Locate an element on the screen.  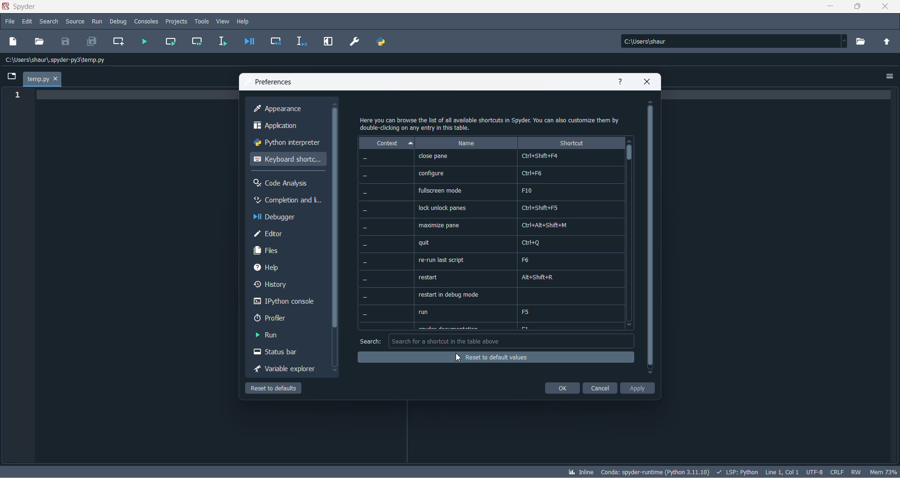
files is located at coordinates (284, 250).